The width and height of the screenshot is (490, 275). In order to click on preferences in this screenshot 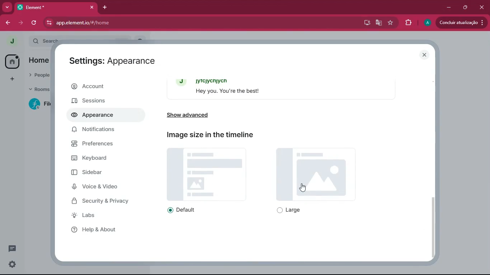, I will do `click(100, 146)`.